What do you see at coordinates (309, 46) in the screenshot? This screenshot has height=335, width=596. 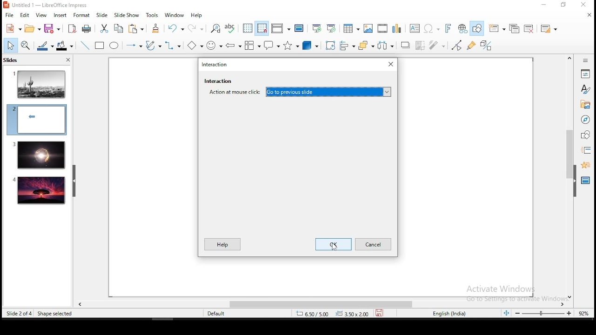 I see `3D objects` at bounding box center [309, 46].